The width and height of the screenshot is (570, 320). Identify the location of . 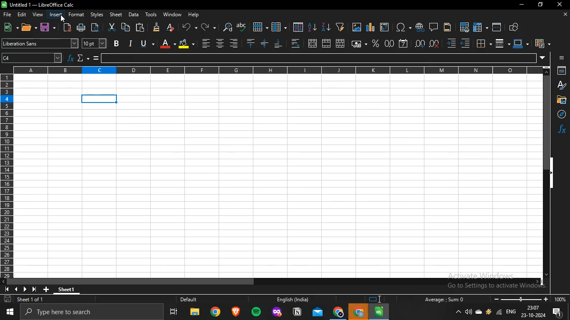
(560, 100).